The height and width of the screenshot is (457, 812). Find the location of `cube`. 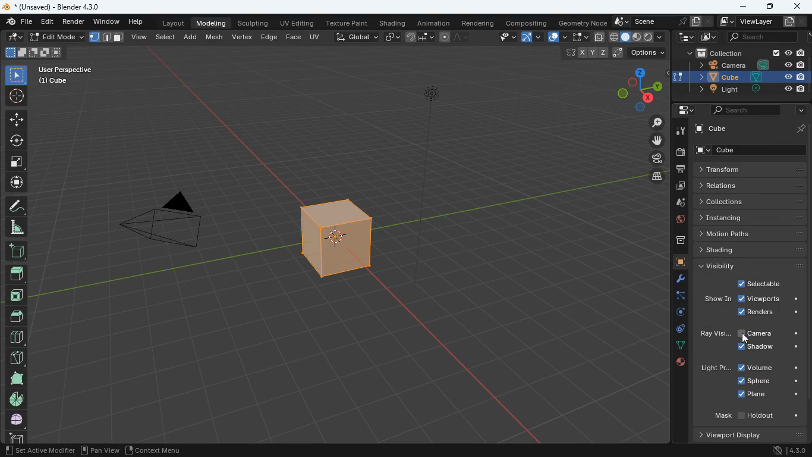

cube is located at coordinates (677, 262).